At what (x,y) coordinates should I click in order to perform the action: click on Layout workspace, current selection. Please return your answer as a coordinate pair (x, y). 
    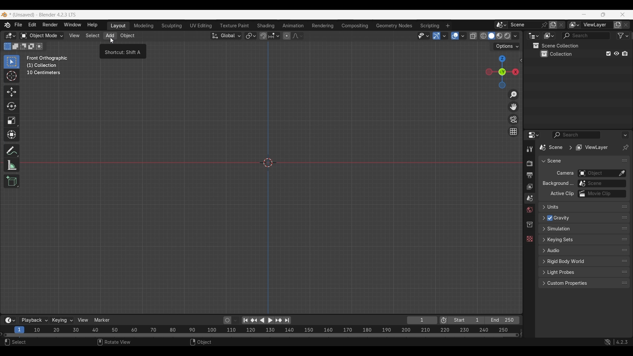
    Looking at the image, I should click on (118, 26).